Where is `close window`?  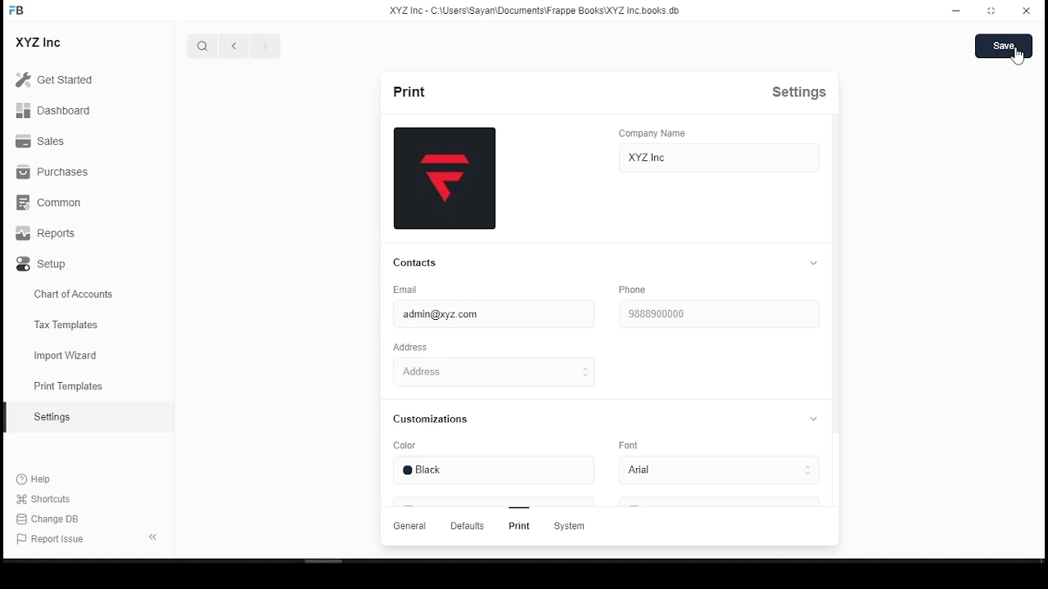
close window is located at coordinates (1025, 11).